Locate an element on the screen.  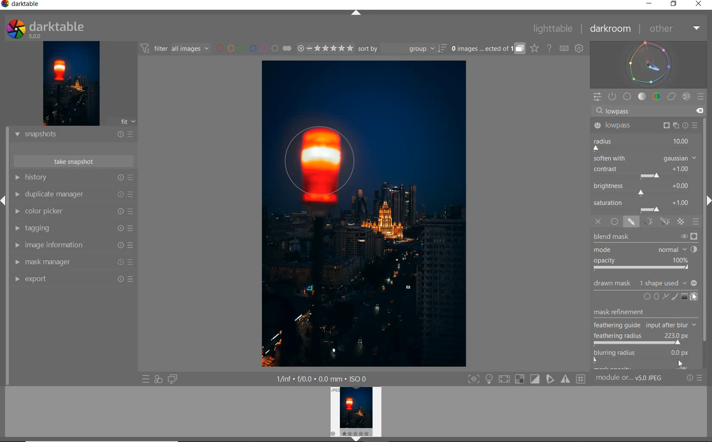
ADD GRADIENT is located at coordinates (684, 297).